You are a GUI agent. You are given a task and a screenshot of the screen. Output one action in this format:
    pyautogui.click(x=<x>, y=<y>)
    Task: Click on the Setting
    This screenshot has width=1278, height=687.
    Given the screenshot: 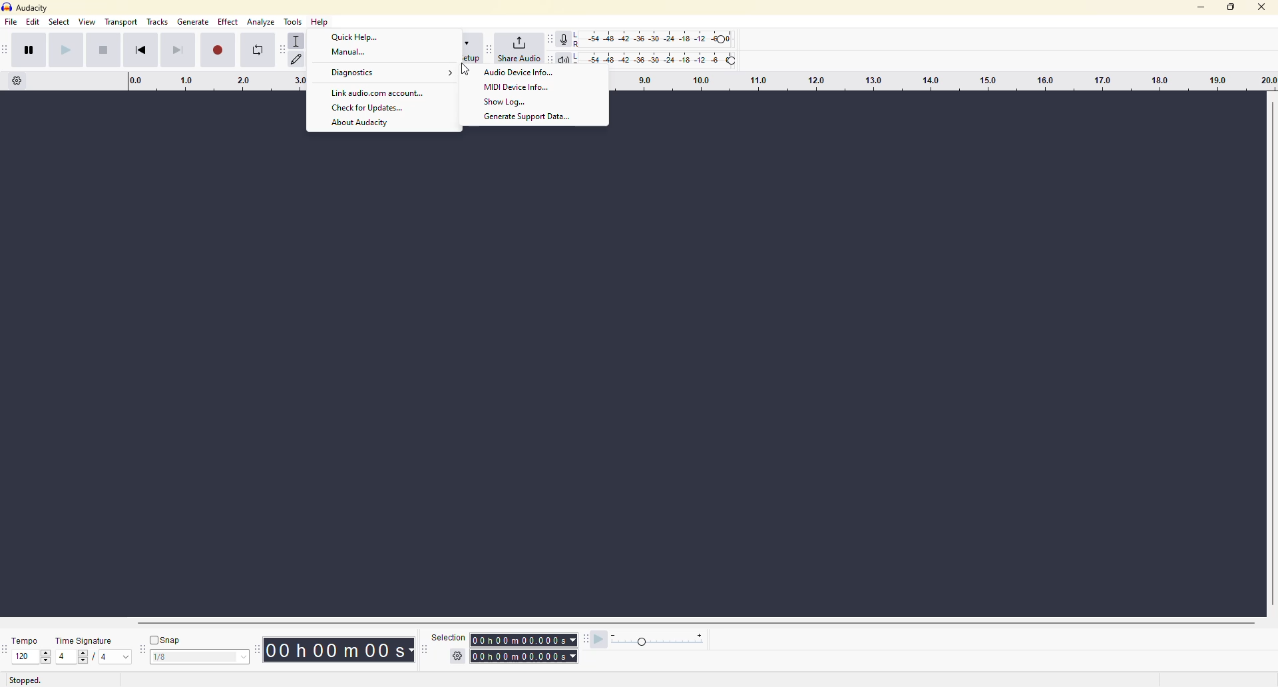 What is the action you would take?
    pyautogui.click(x=17, y=85)
    